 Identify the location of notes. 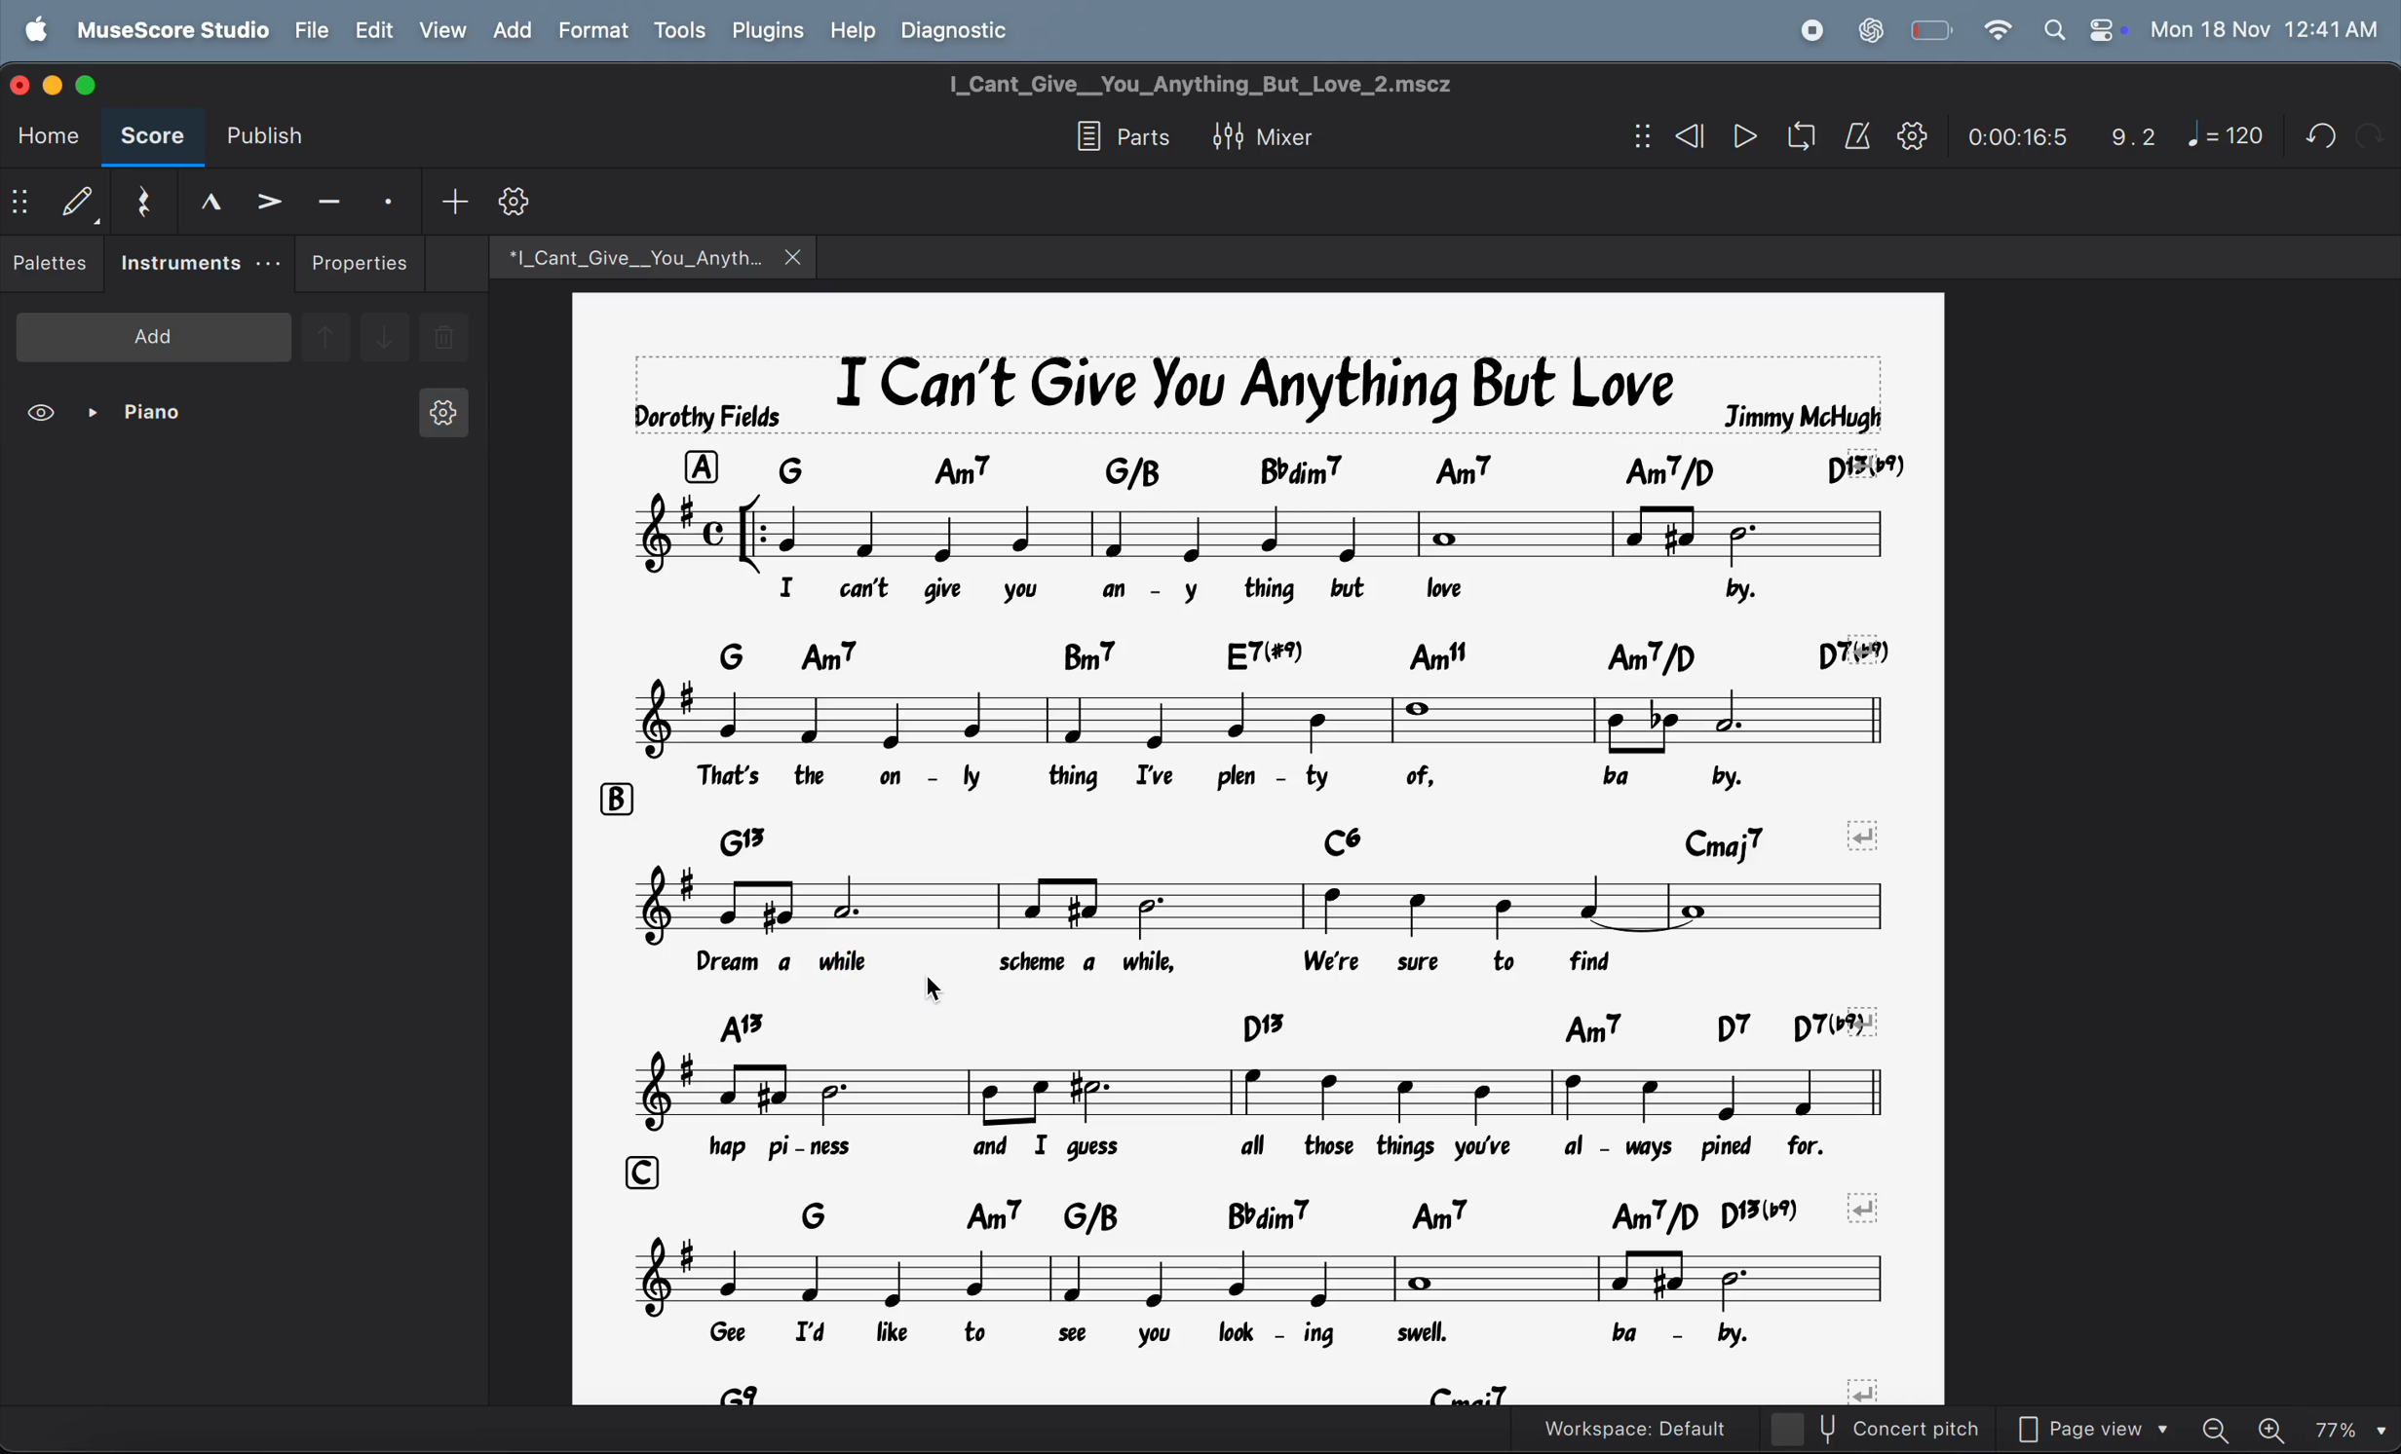
(1236, 718).